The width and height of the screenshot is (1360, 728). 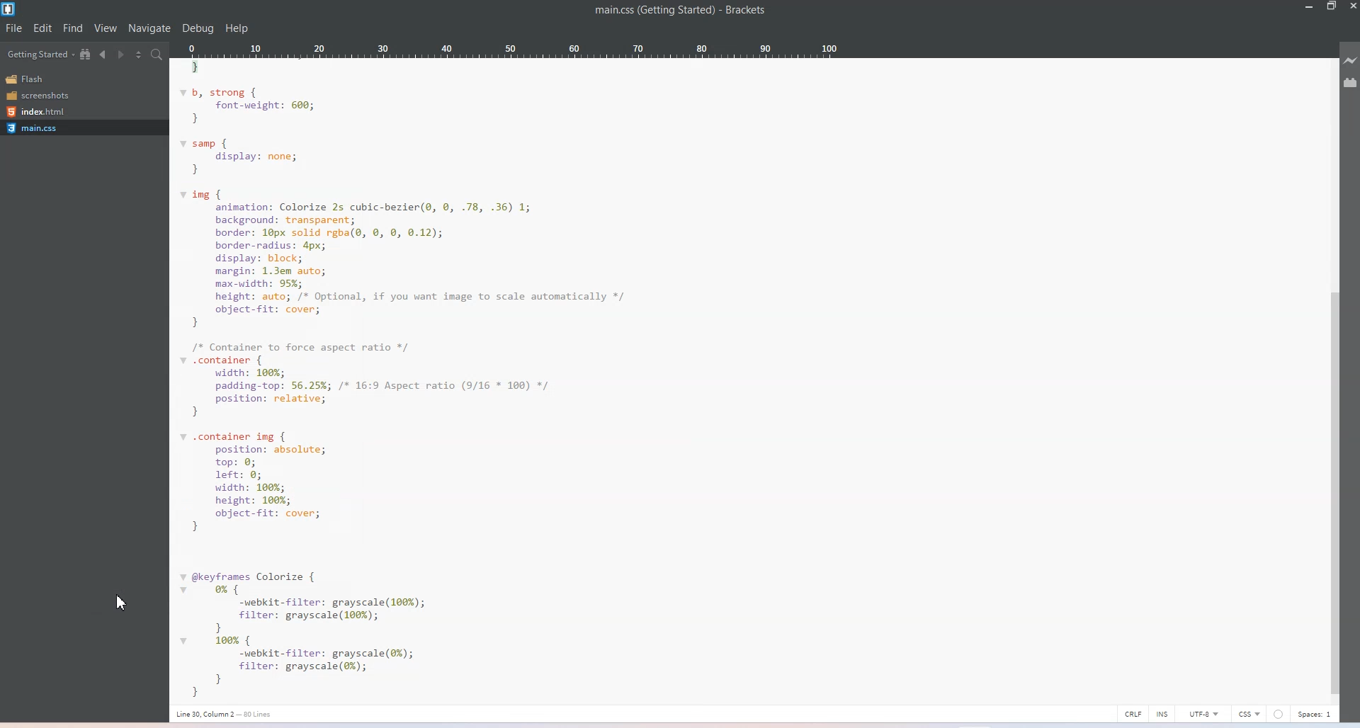 What do you see at coordinates (1131, 712) in the screenshot?
I see `CRLF` at bounding box center [1131, 712].